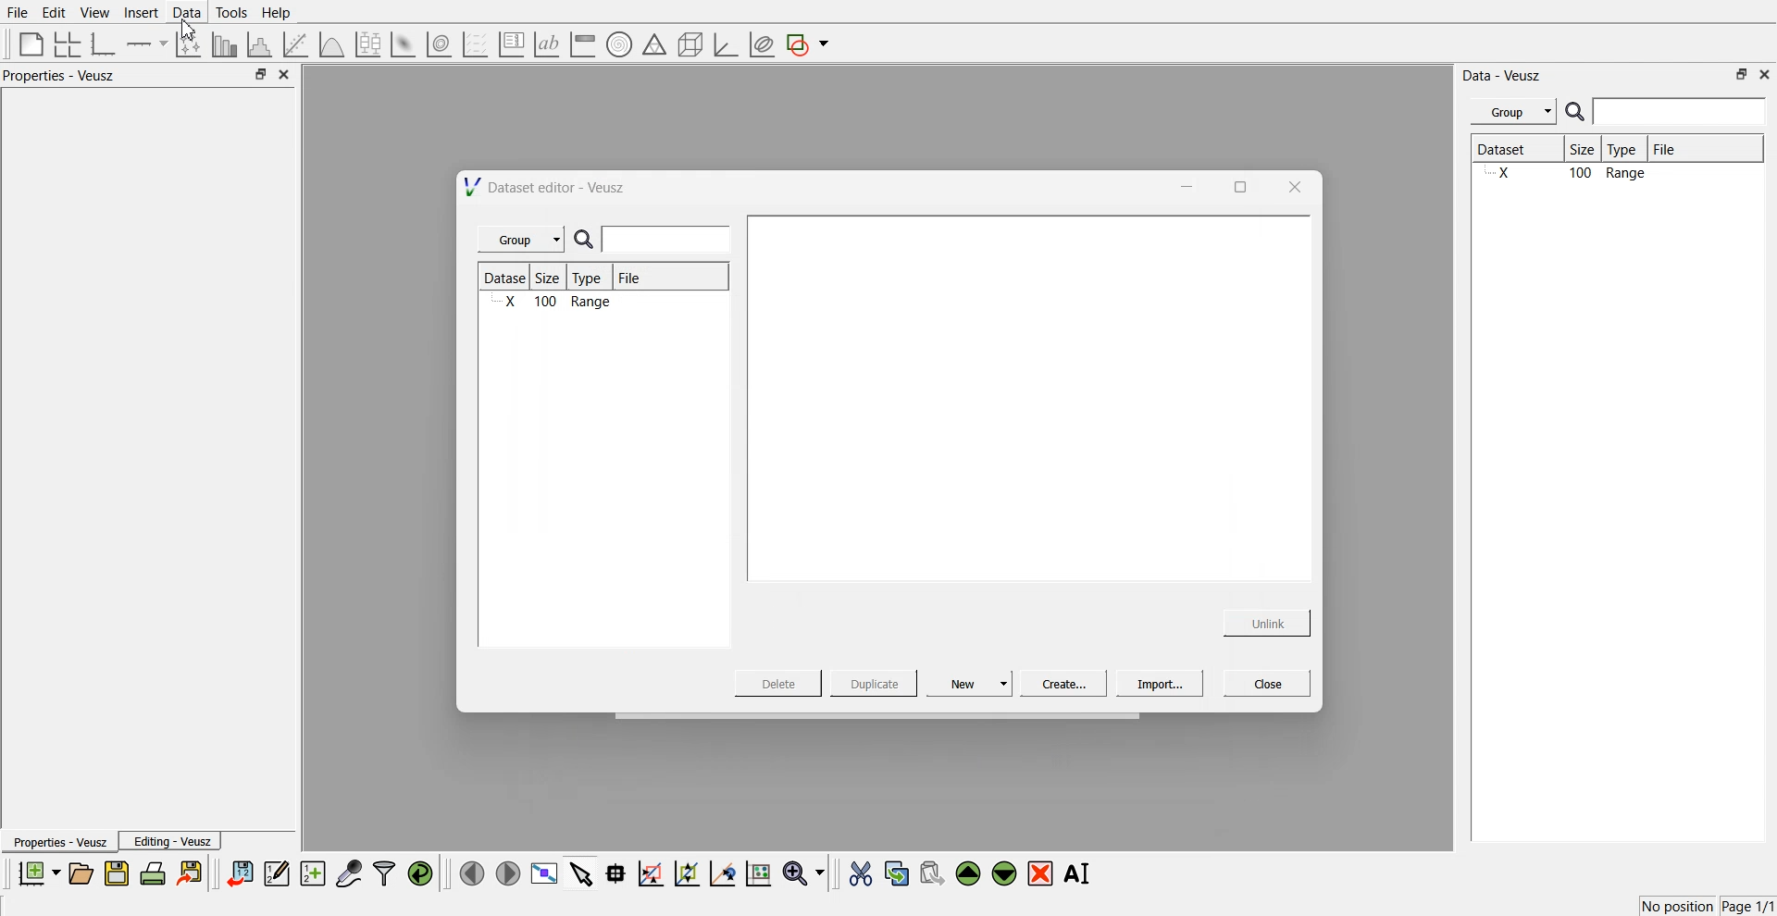 This screenshot has width=1777, height=916. Describe the element at coordinates (650, 872) in the screenshot. I see `draw a rectangle on zoom graph axes` at that location.